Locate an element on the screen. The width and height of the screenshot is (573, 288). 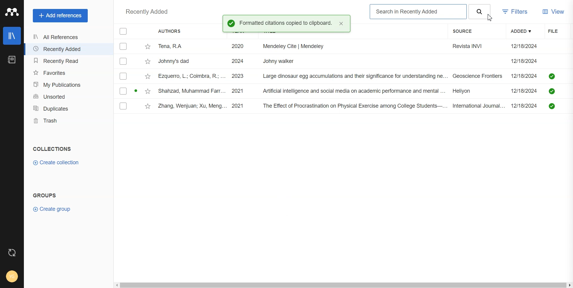
File is located at coordinates (557, 31).